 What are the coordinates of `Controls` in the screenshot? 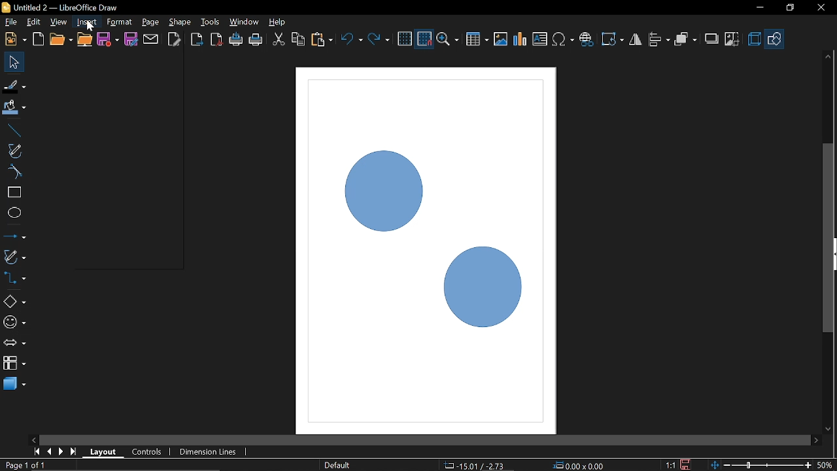 It's located at (146, 453).